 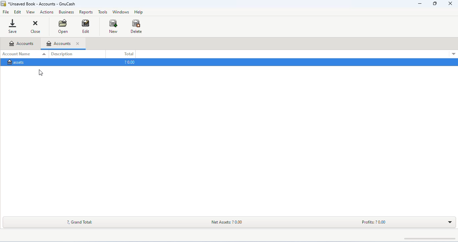 What do you see at coordinates (139, 12) in the screenshot?
I see `help` at bounding box center [139, 12].